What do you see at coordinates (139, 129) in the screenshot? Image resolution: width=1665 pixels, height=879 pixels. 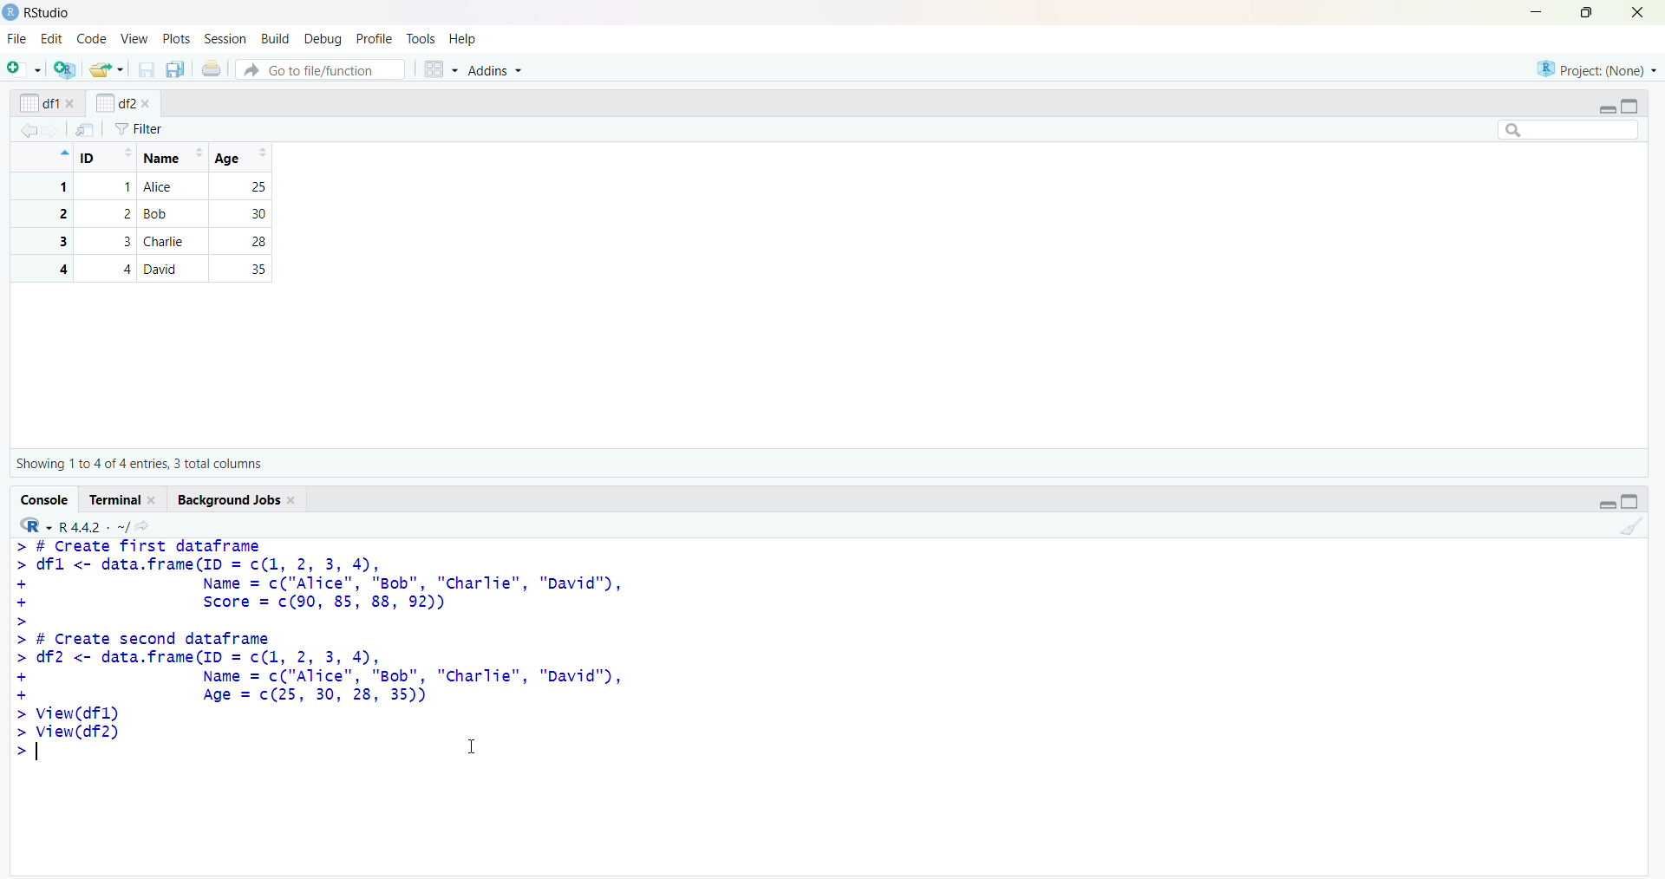 I see `Filter` at bounding box center [139, 129].